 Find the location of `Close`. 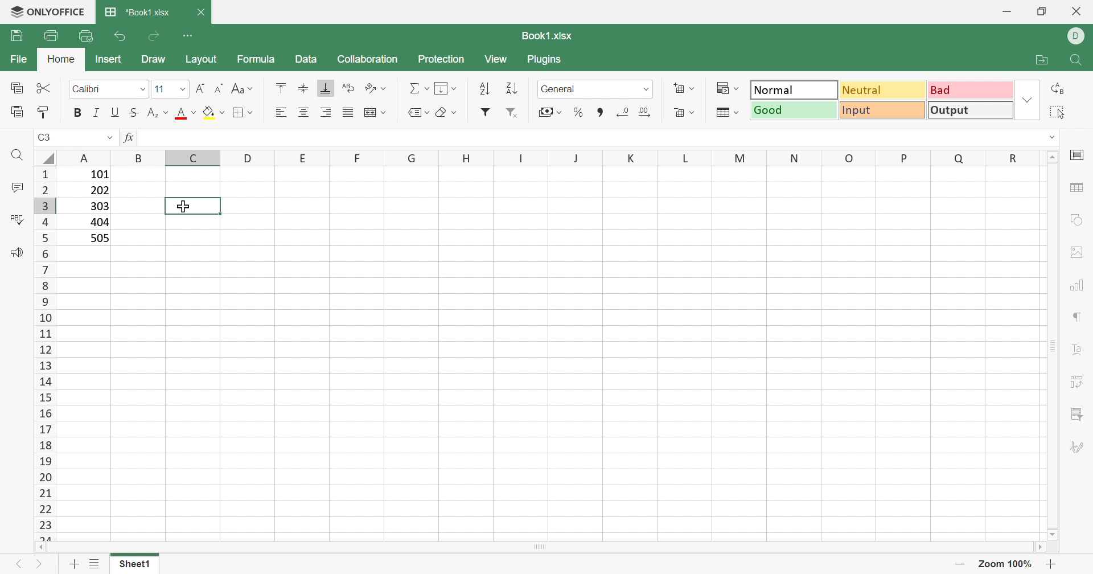

Close is located at coordinates (204, 11).